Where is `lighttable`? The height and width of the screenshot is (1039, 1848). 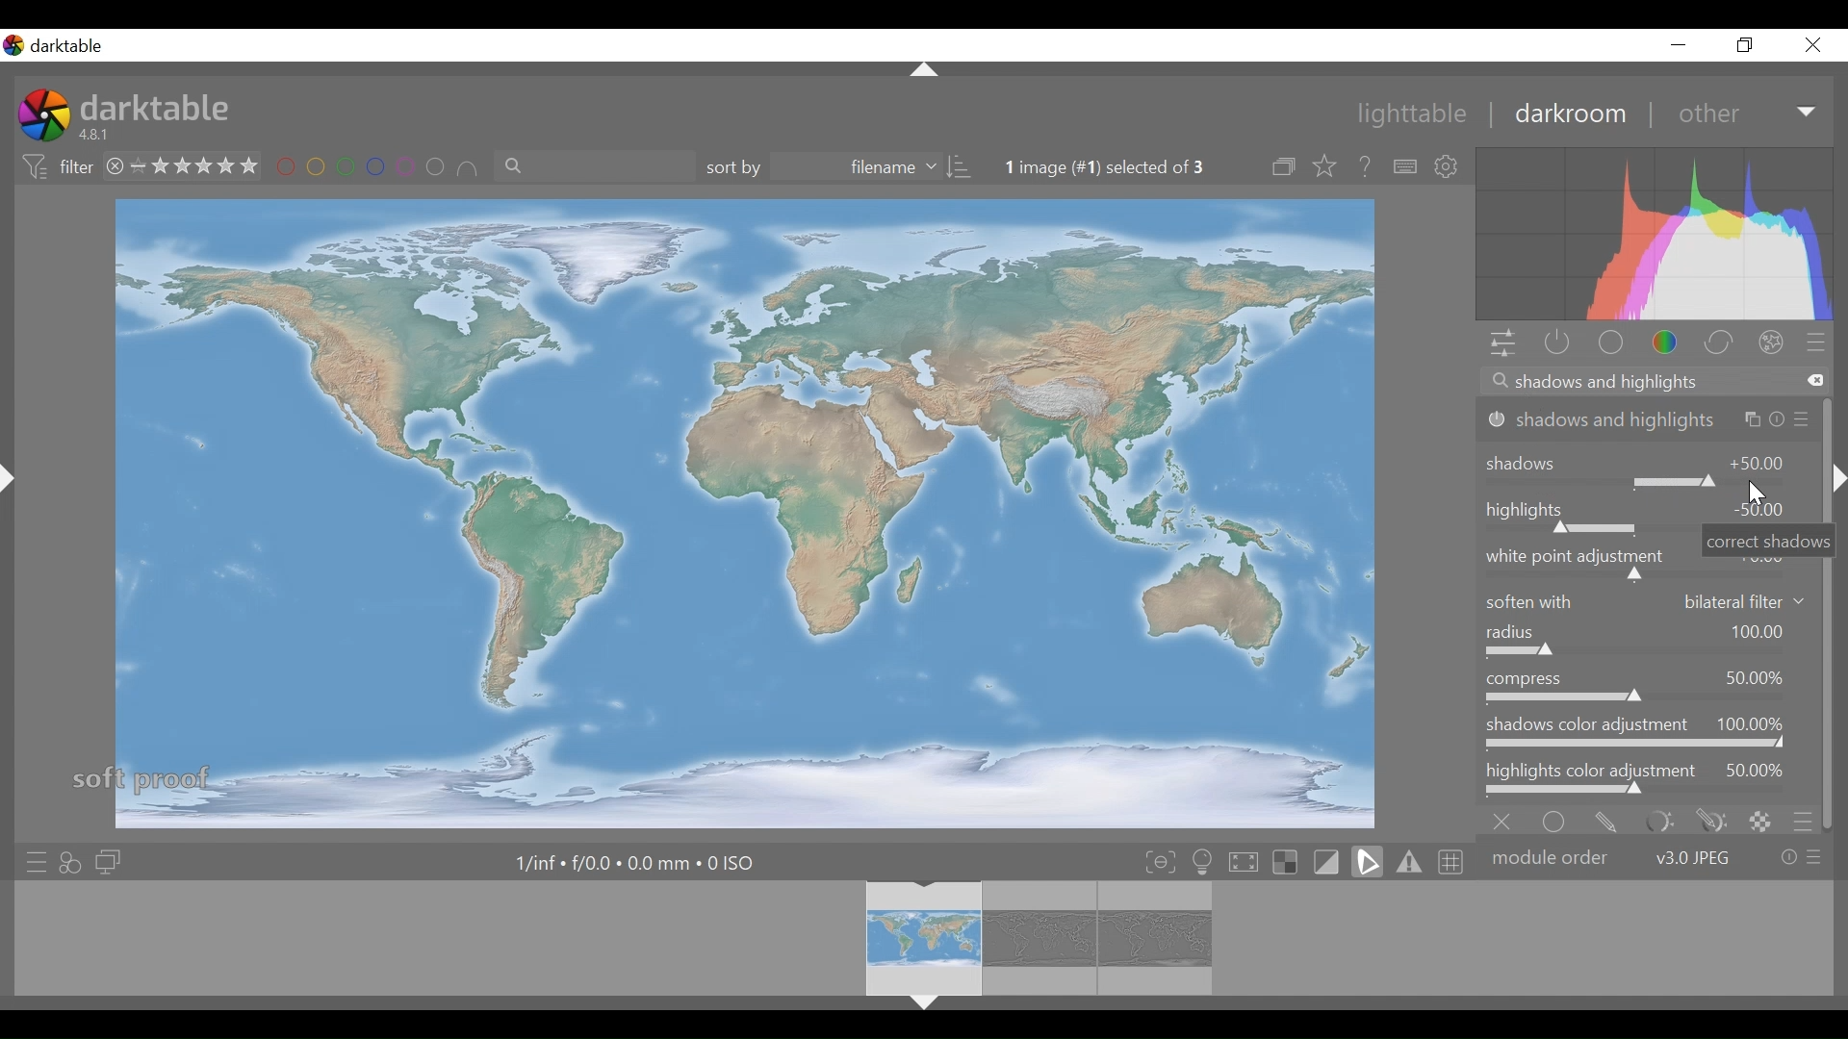 lighttable is located at coordinates (1417, 115).